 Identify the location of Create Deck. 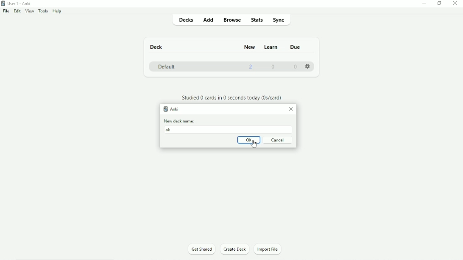
(235, 249).